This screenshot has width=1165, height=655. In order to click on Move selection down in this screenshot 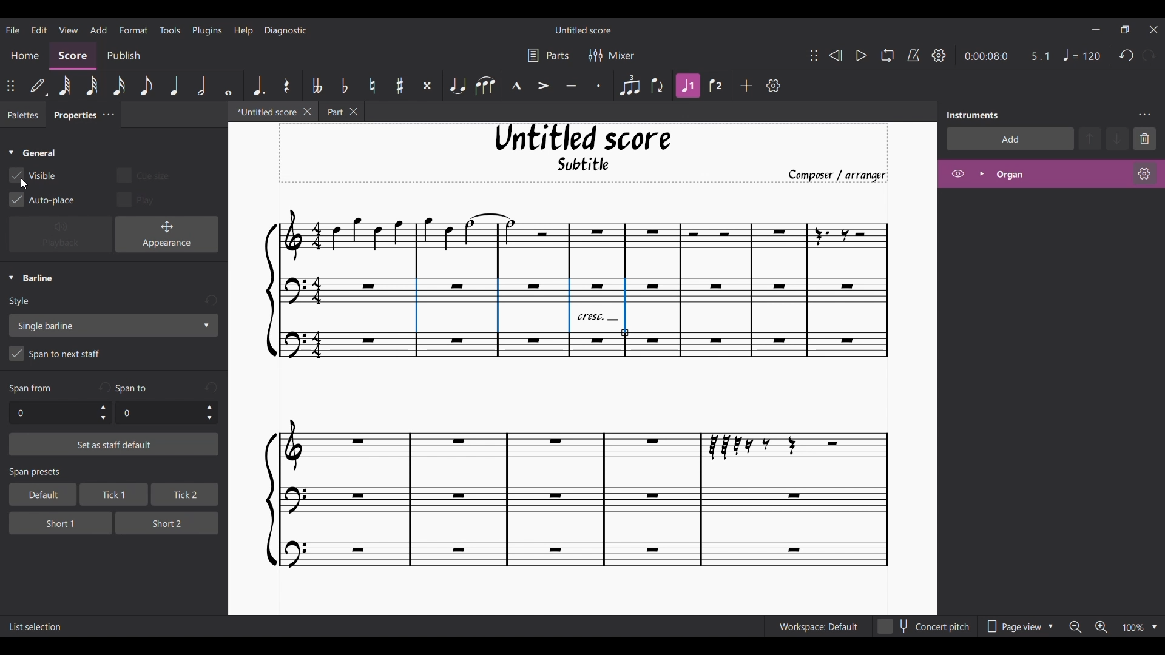, I will do `click(1118, 139)`.